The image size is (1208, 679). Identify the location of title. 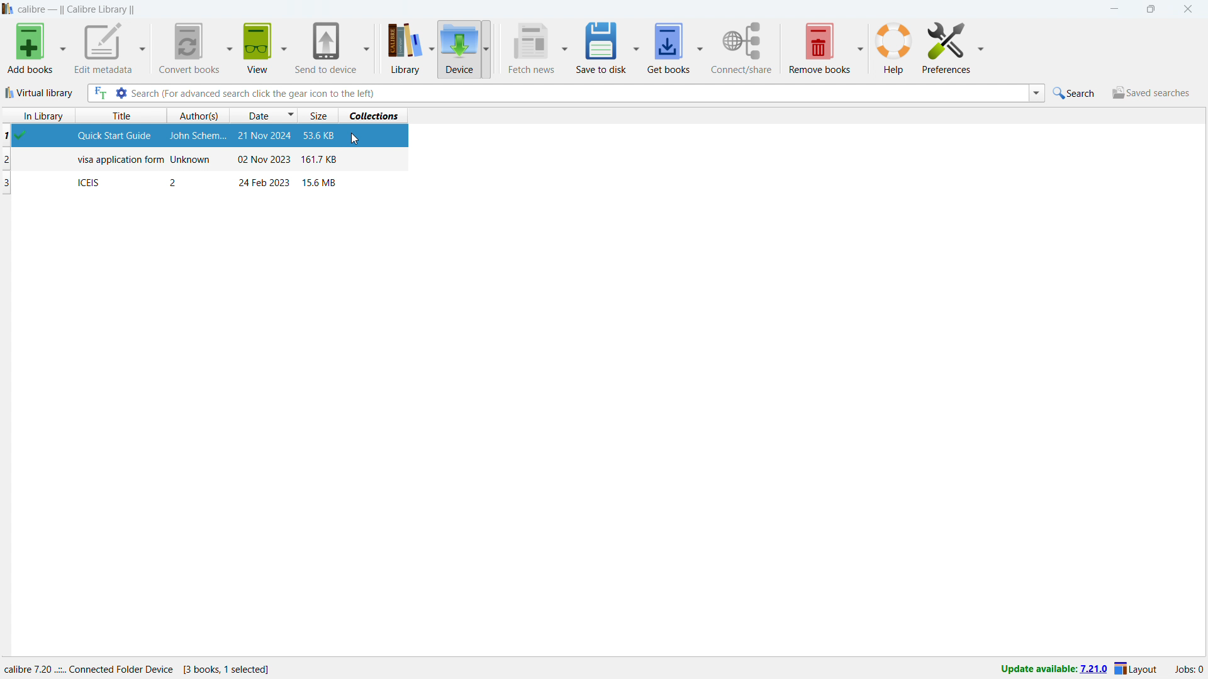
(77, 9).